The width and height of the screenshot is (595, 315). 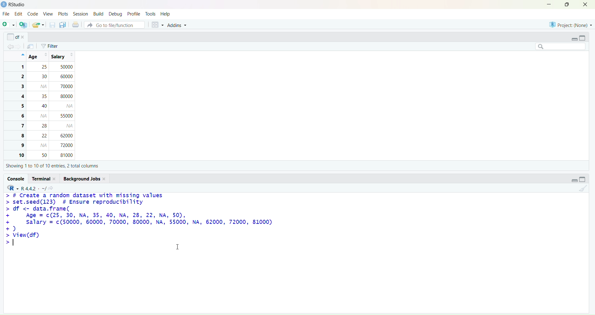 What do you see at coordinates (6, 14) in the screenshot?
I see `file` at bounding box center [6, 14].